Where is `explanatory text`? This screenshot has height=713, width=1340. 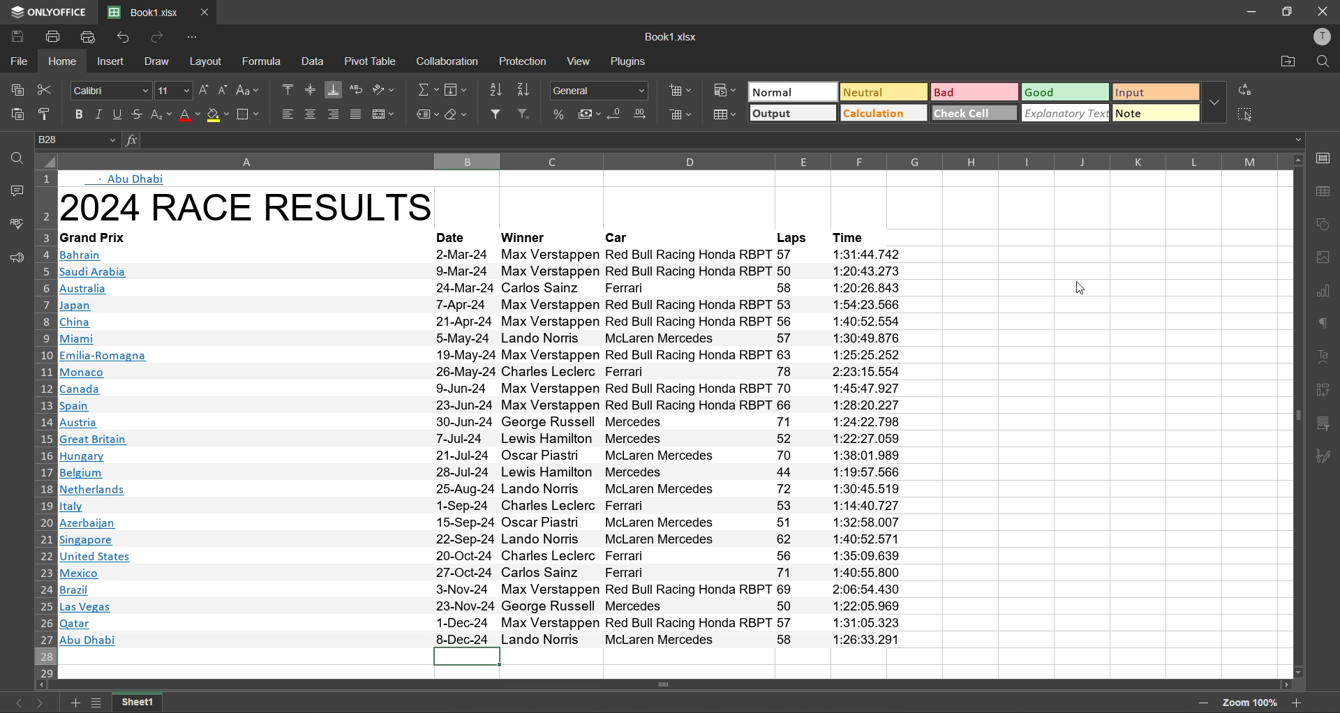 explanatory text is located at coordinates (1066, 113).